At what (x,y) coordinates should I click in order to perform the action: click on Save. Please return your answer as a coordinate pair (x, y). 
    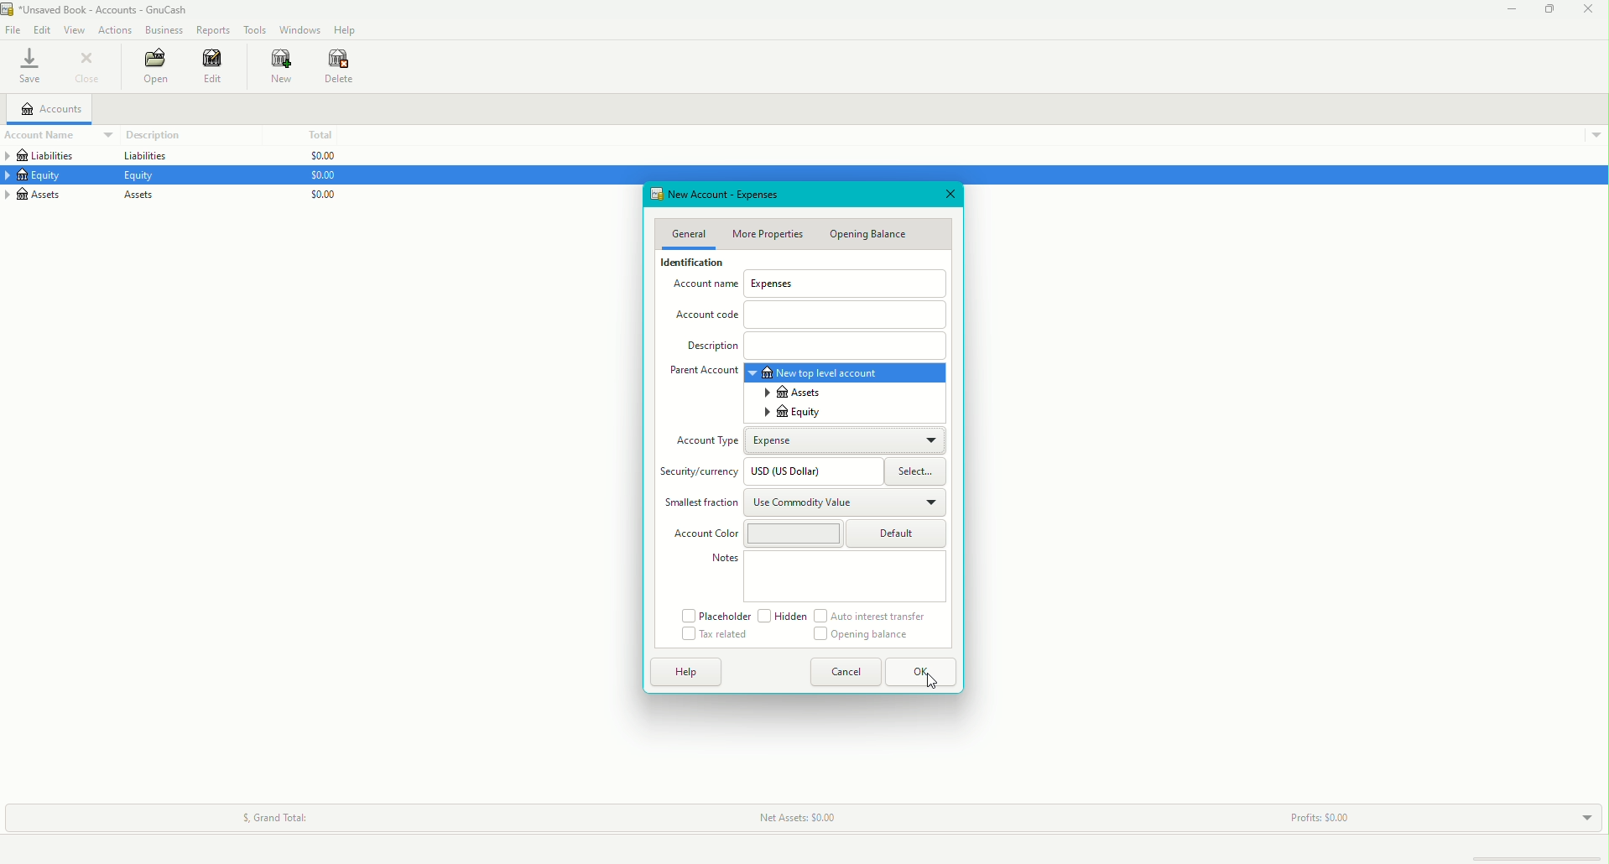
    Looking at the image, I should click on (29, 67).